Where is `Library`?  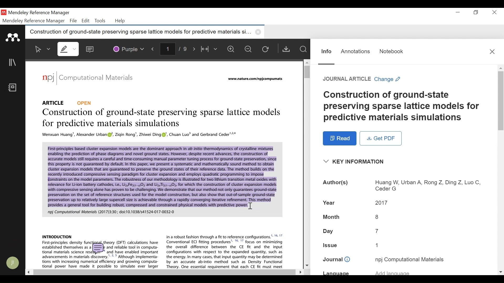
Library is located at coordinates (13, 62).